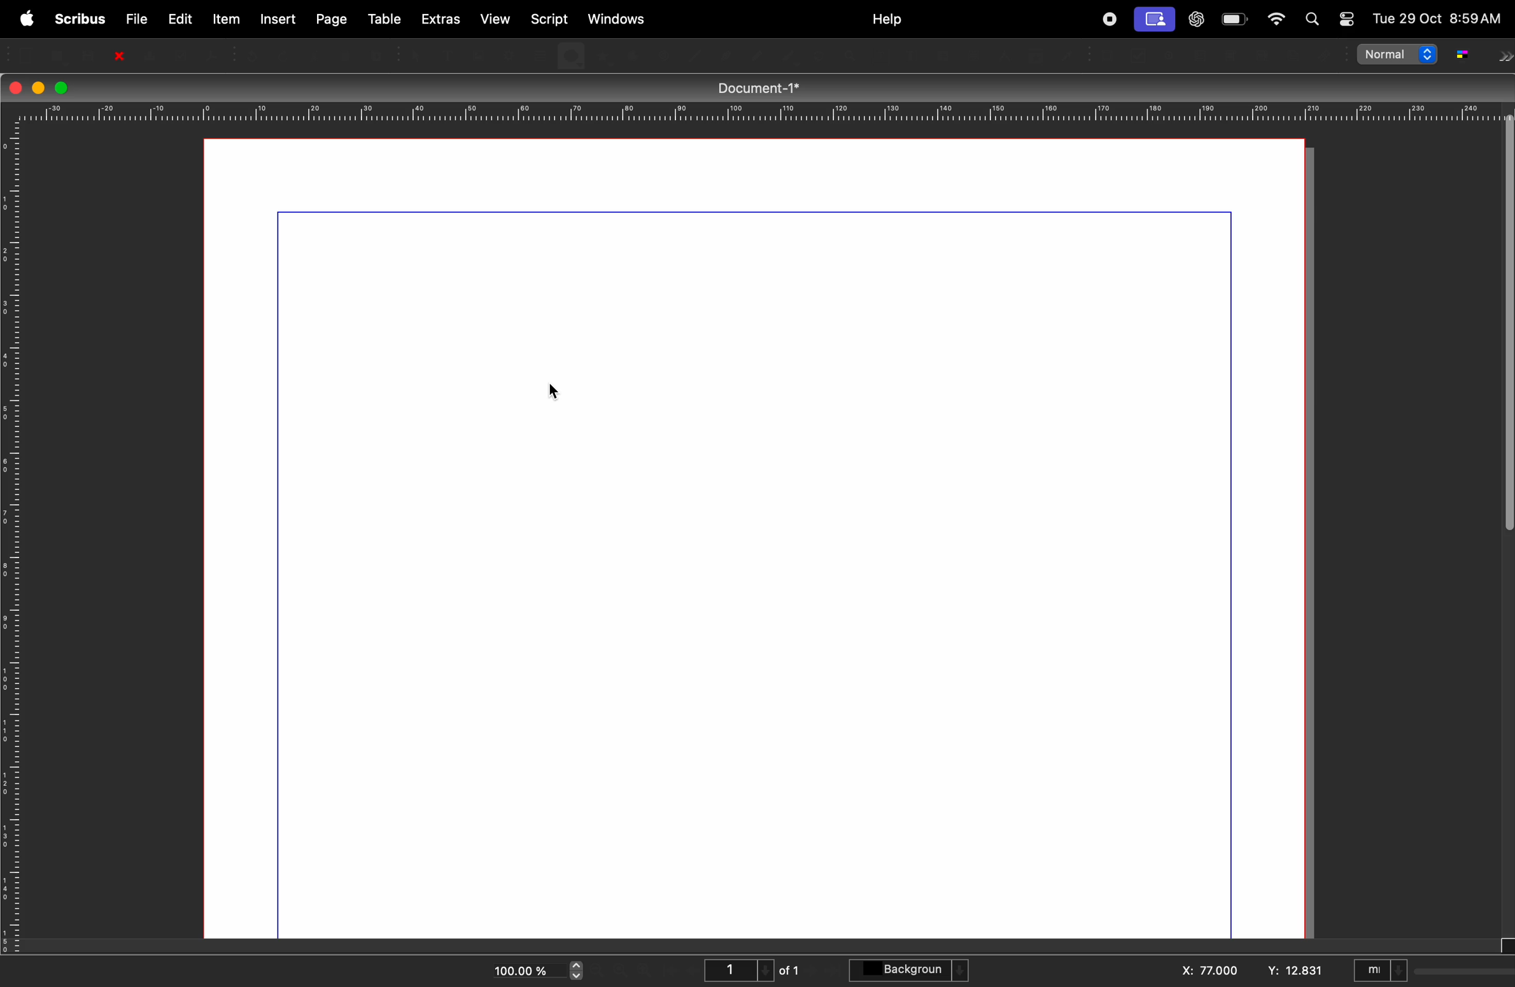 This screenshot has height=987, width=1515. Describe the element at coordinates (880, 56) in the screenshot. I see `Edit contents of frame` at that location.